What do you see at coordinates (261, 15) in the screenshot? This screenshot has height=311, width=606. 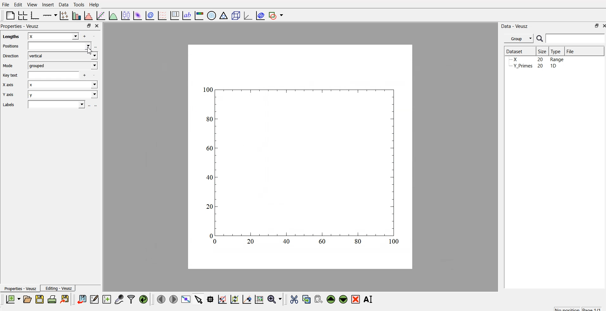 I see `plot covariance ellipses` at bounding box center [261, 15].